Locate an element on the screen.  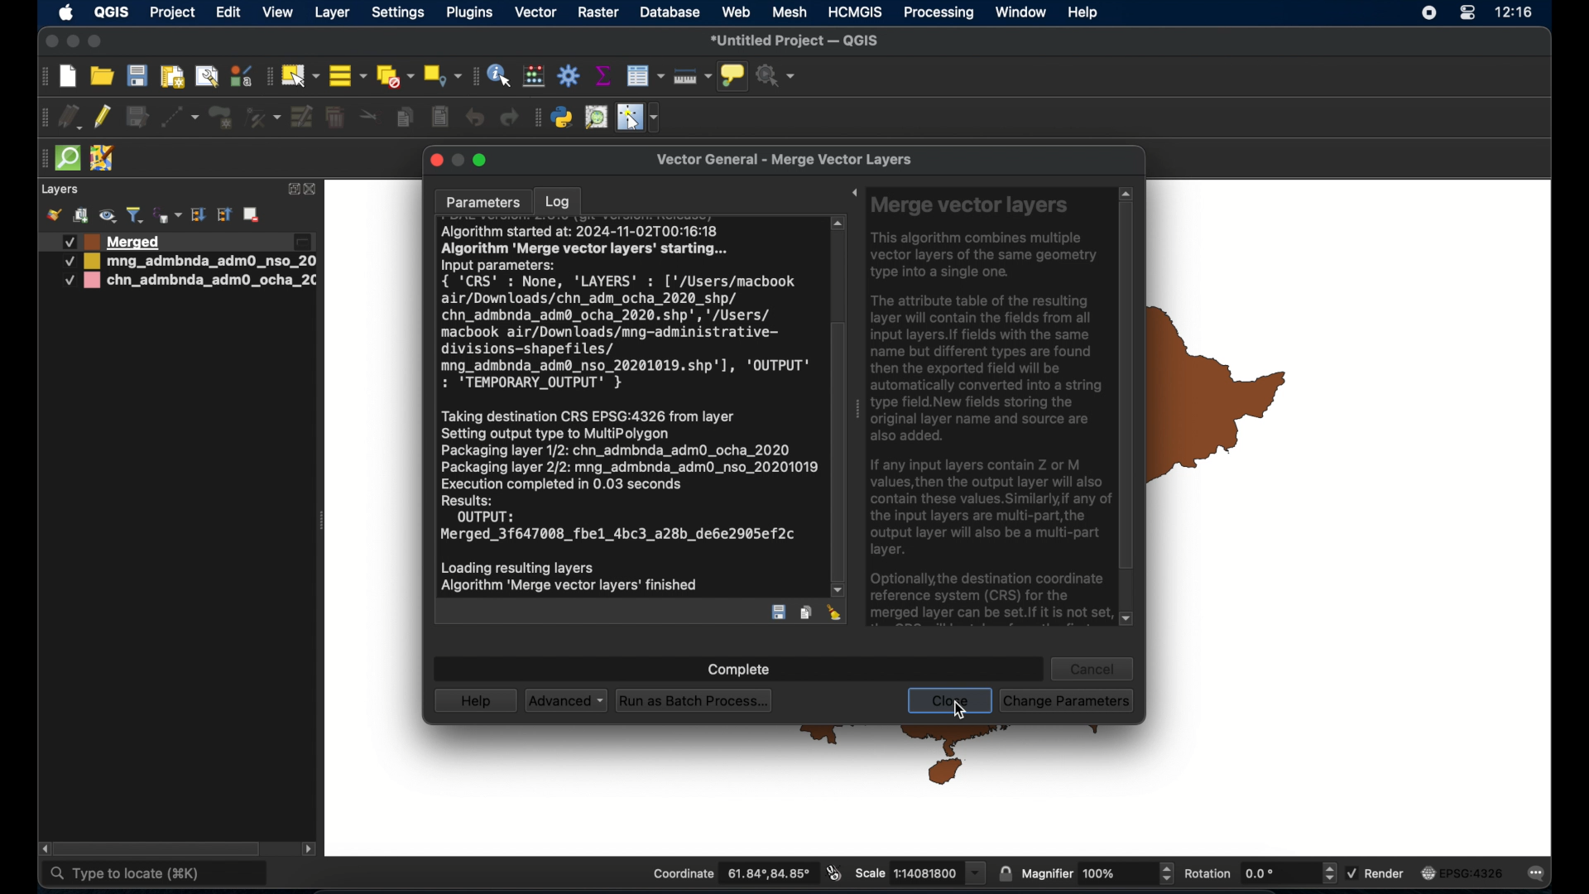
toggle extents and mouse position display is located at coordinates (832, 872).